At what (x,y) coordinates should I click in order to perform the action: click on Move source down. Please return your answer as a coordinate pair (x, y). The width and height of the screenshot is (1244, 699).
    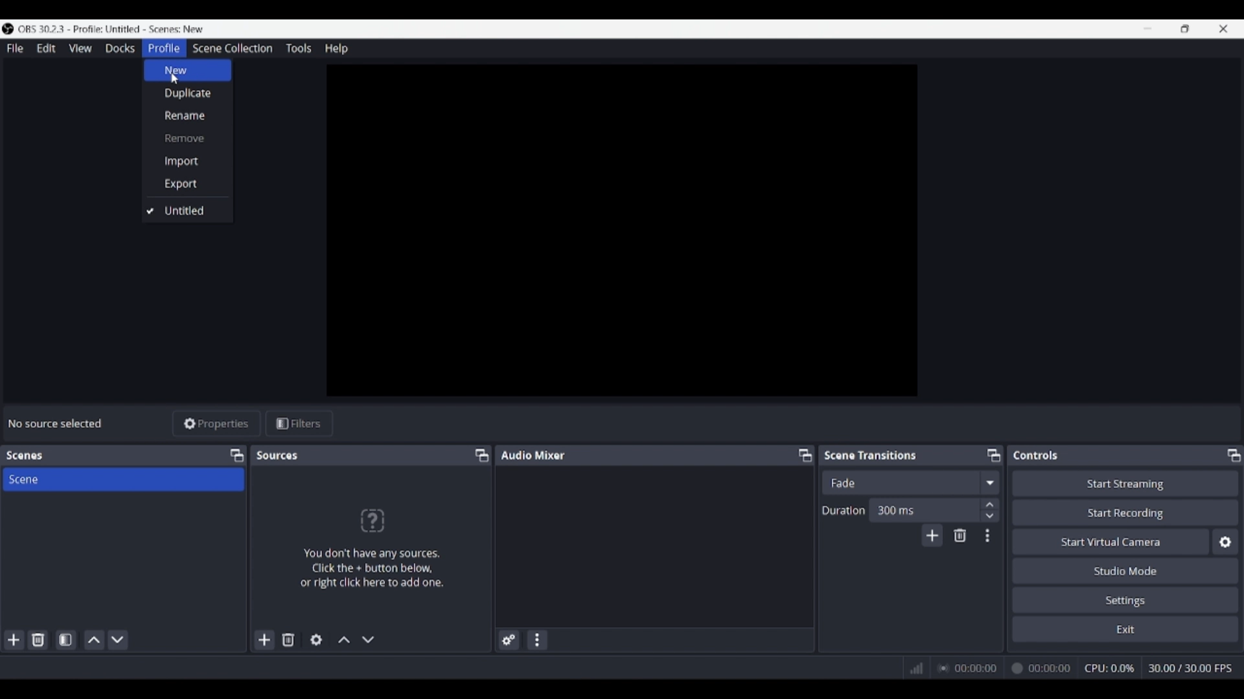
    Looking at the image, I should click on (368, 639).